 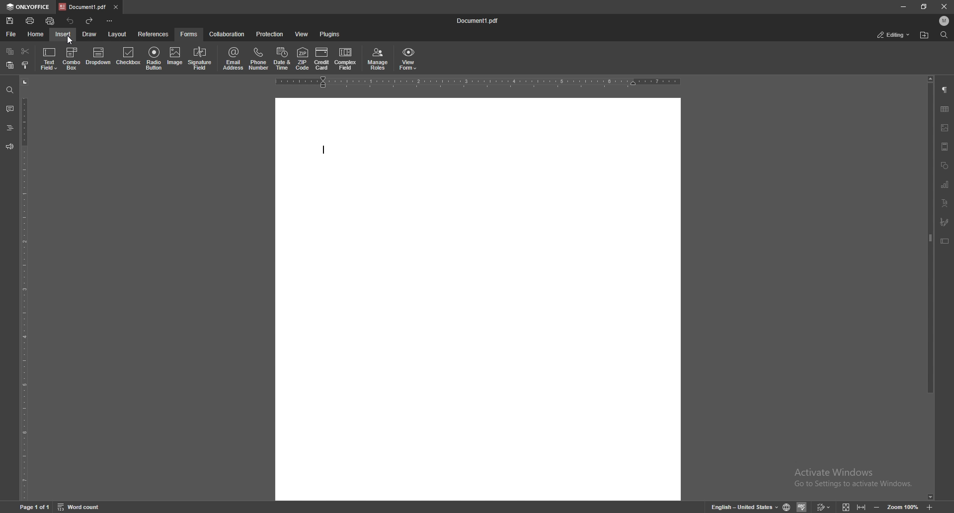 What do you see at coordinates (930, 288) in the screenshot?
I see `scroll bar` at bounding box center [930, 288].